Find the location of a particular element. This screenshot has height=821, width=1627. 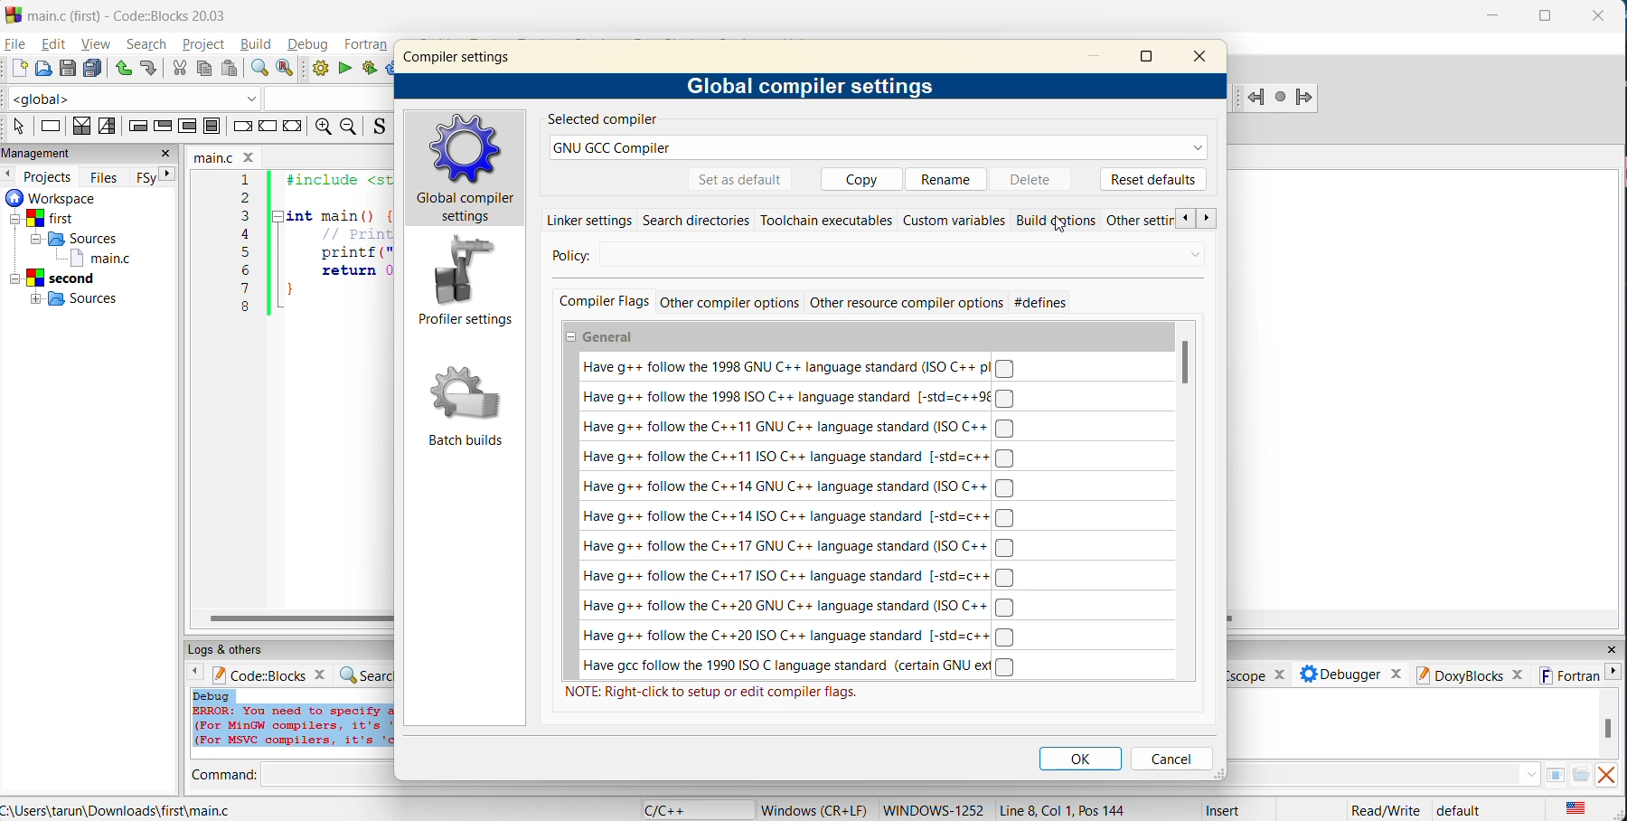

cursor is located at coordinates (1057, 223).